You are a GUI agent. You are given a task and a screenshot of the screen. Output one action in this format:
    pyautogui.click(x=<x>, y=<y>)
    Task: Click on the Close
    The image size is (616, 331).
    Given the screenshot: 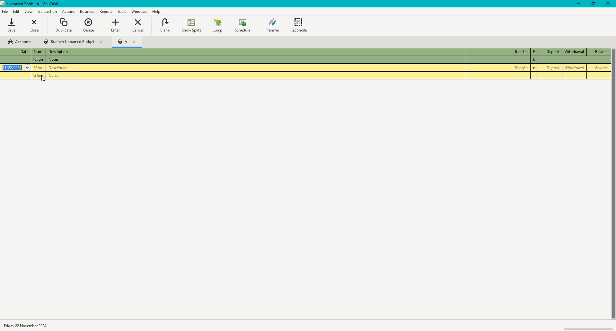 What is the action you would take?
    pyautogui.click(x=610, y=4)
    